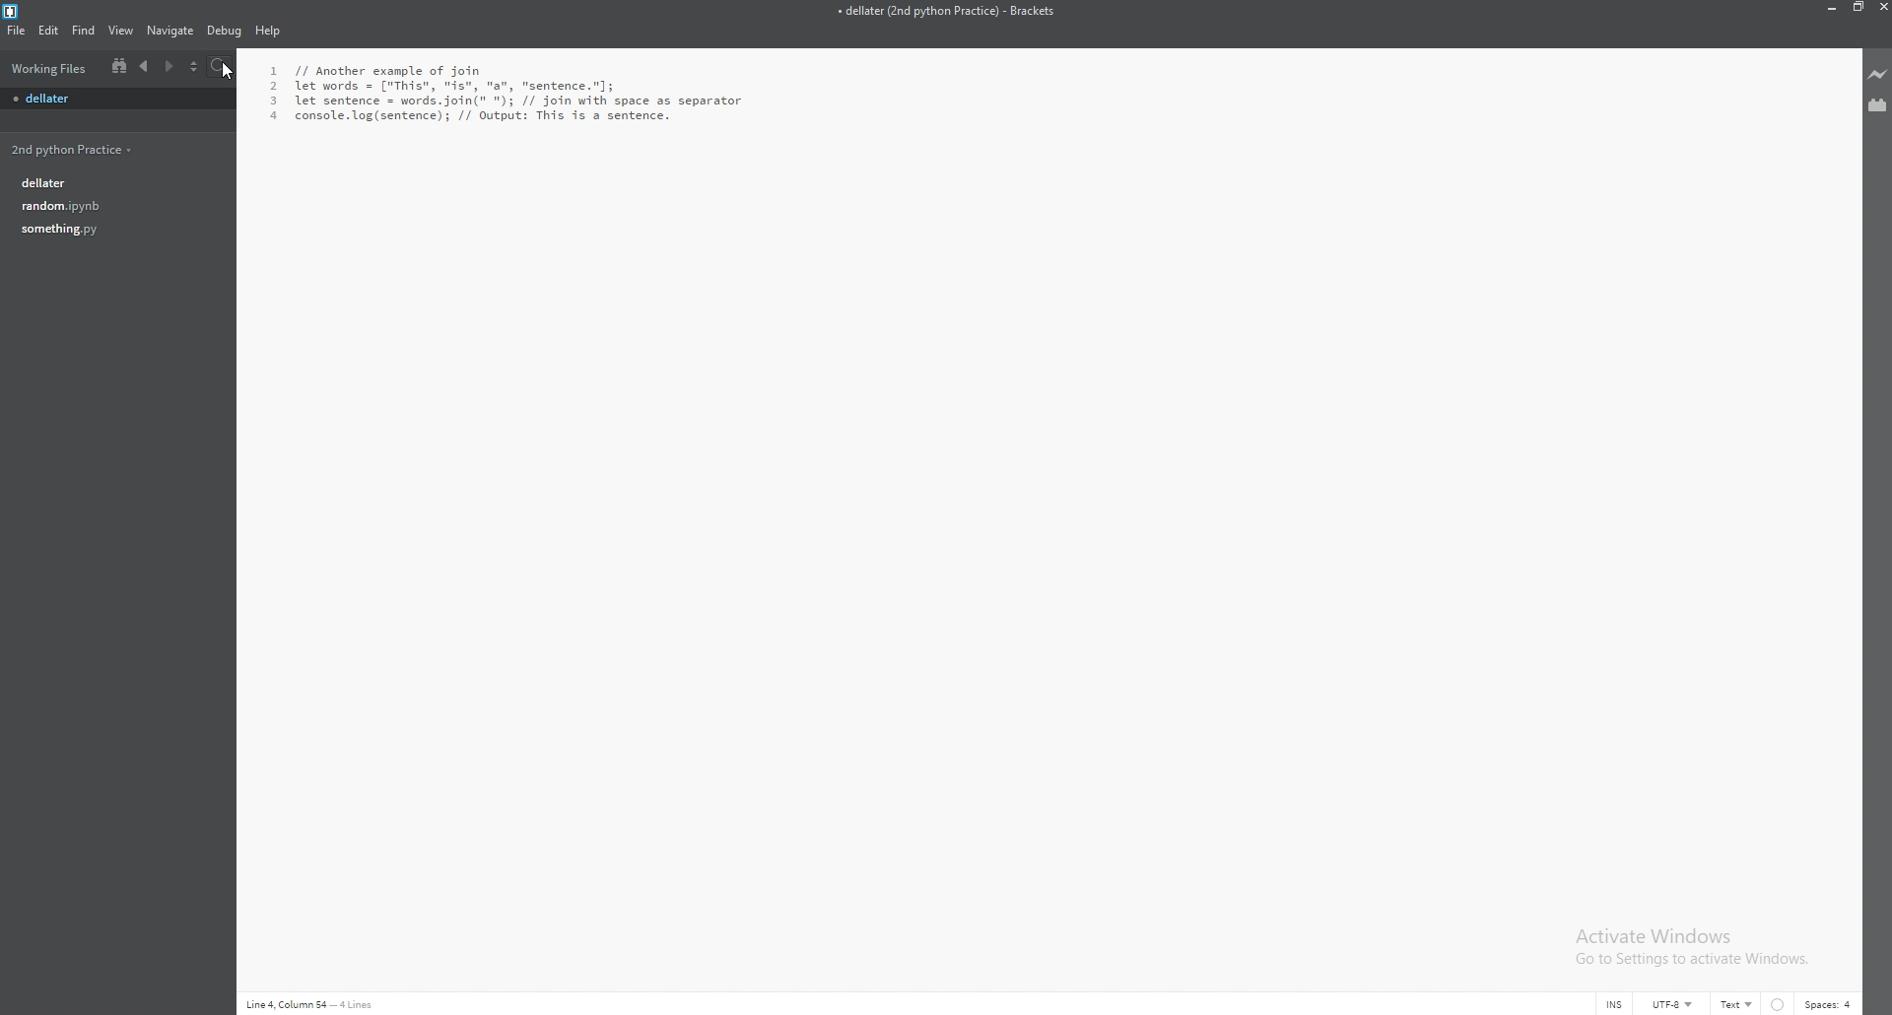 Image resolution: width=1892 pixels, height=1015 pixels. What do you see at coordinates (114, 100) in the screenshot?
I see `file` at bounding box center [114, 100].